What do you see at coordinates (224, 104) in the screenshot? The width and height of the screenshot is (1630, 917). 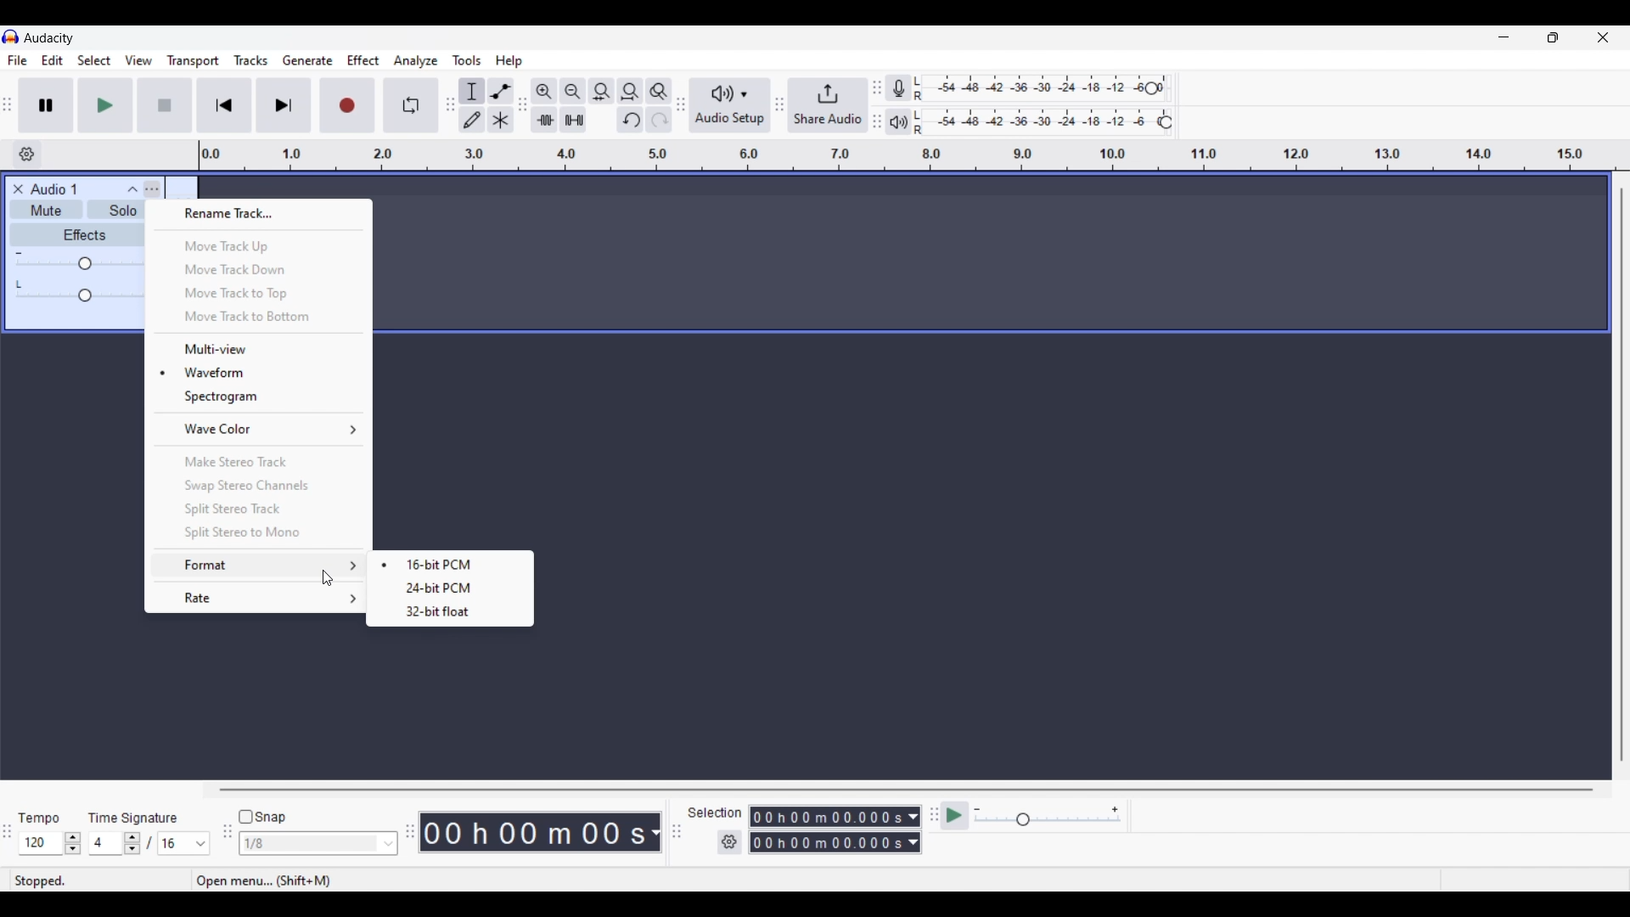 I see `Skip to start/Select to start` at bounding box center [224, 104].